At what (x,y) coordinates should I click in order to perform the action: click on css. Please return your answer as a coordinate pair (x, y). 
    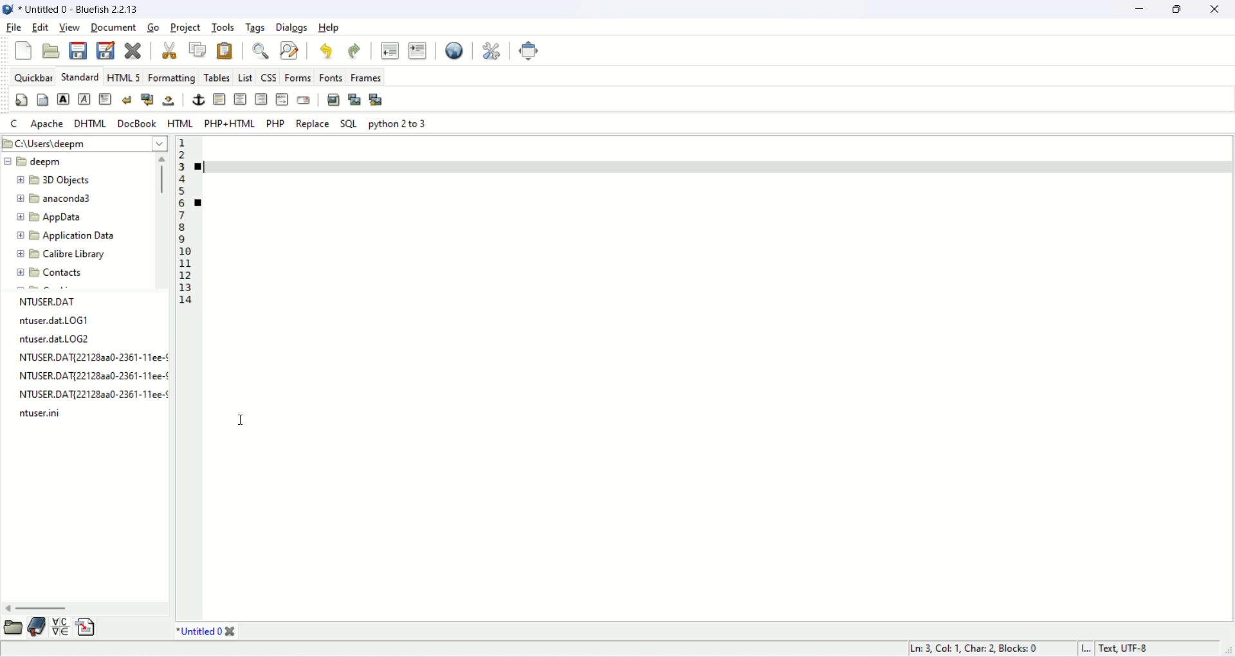
    Looking at the image, I should click on (268, 78).